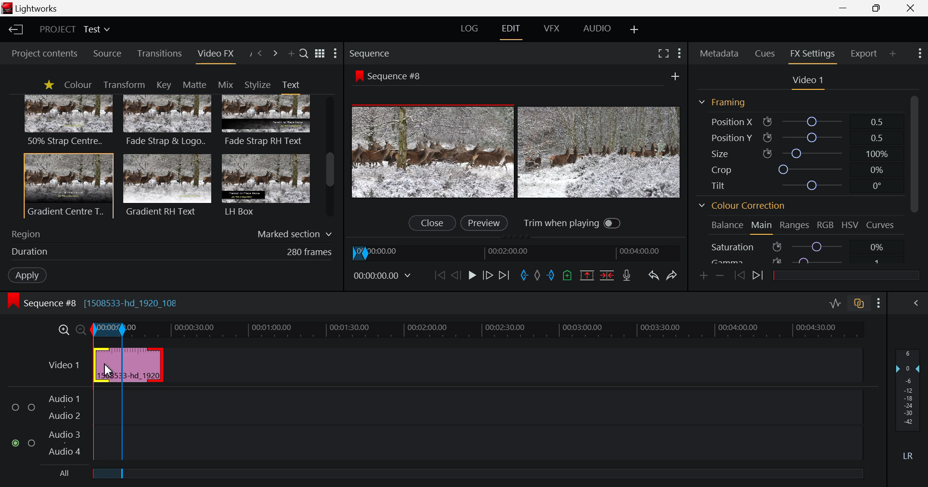 The width and height of the screenshot is (928, 487). Describe the element at coordinates (522, 274) in the screenshot. I see `Mark In` at that location.